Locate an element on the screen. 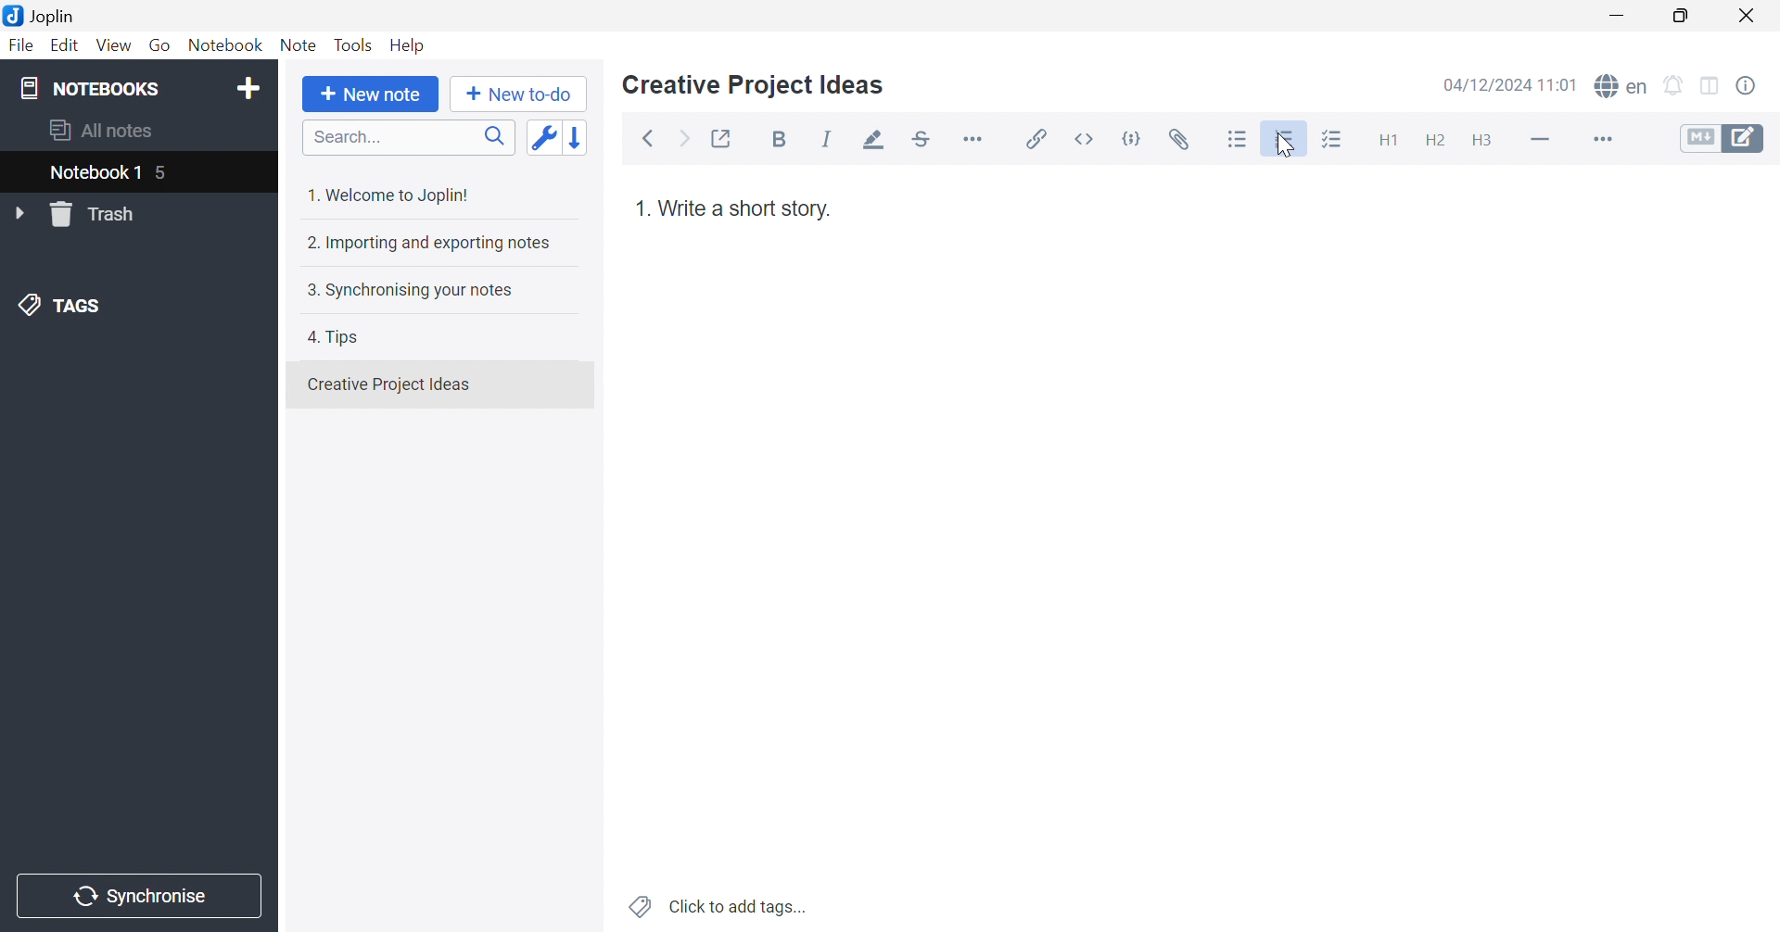  Toggle editors layout is located at coordinates (1710, 83).